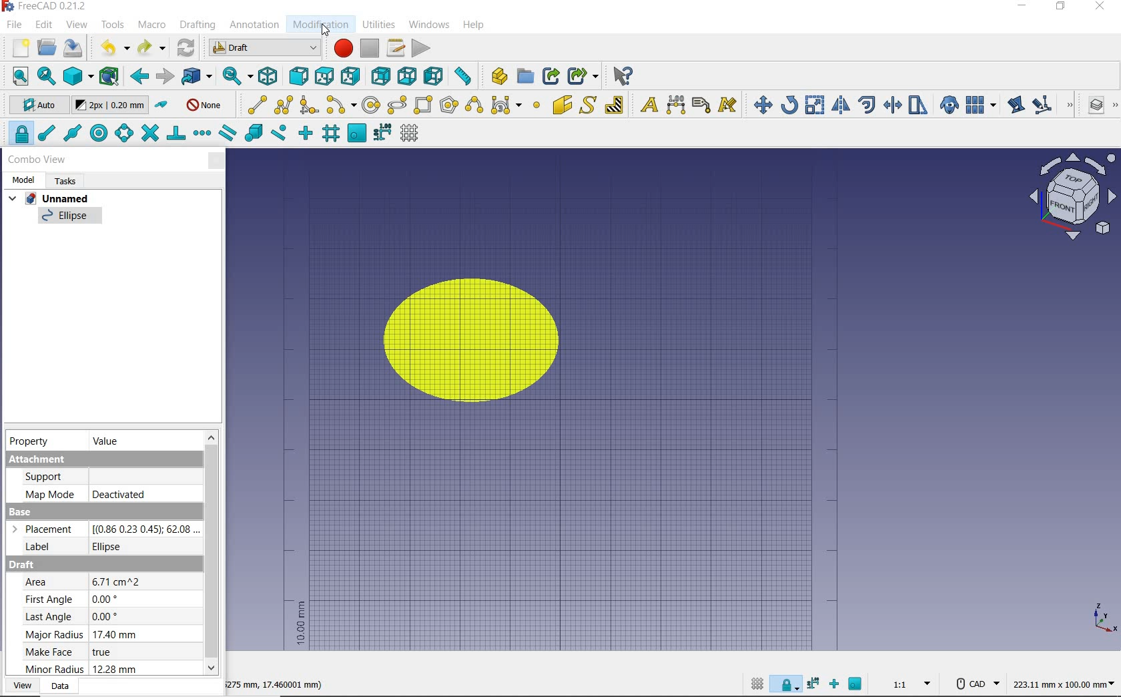 The width and height of the screenshot is (1121, 697). I want to click on toggle grid, so click(755, 685).